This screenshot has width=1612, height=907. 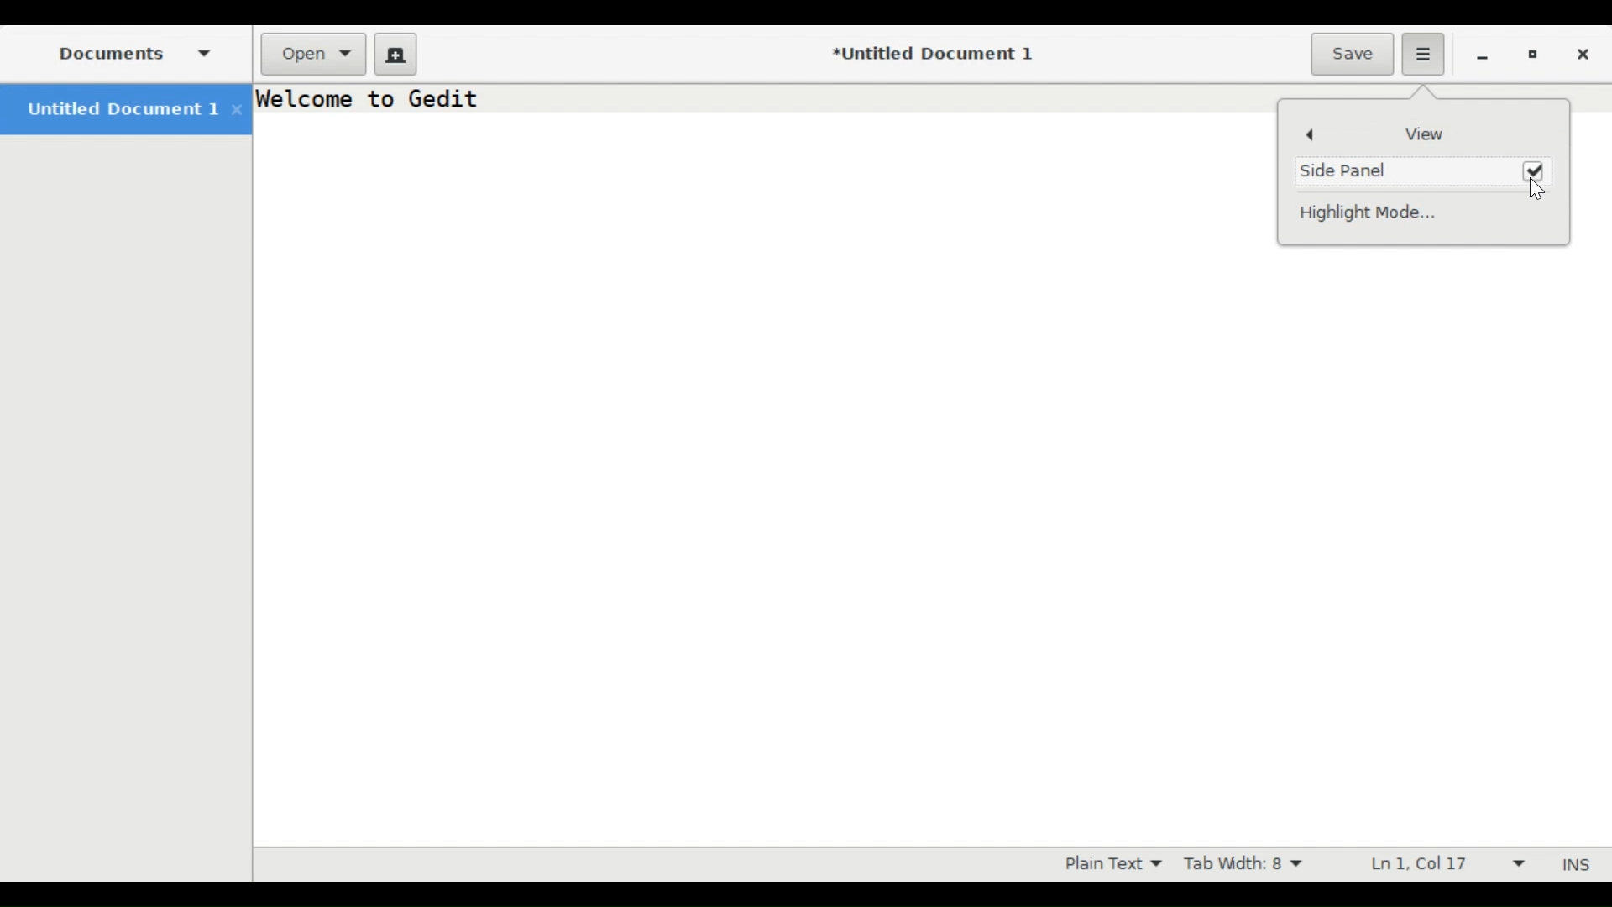 What do you see at coordinates (1586, 52) in the screenshot?
I see `Close` at bounding box center [1586, 52].